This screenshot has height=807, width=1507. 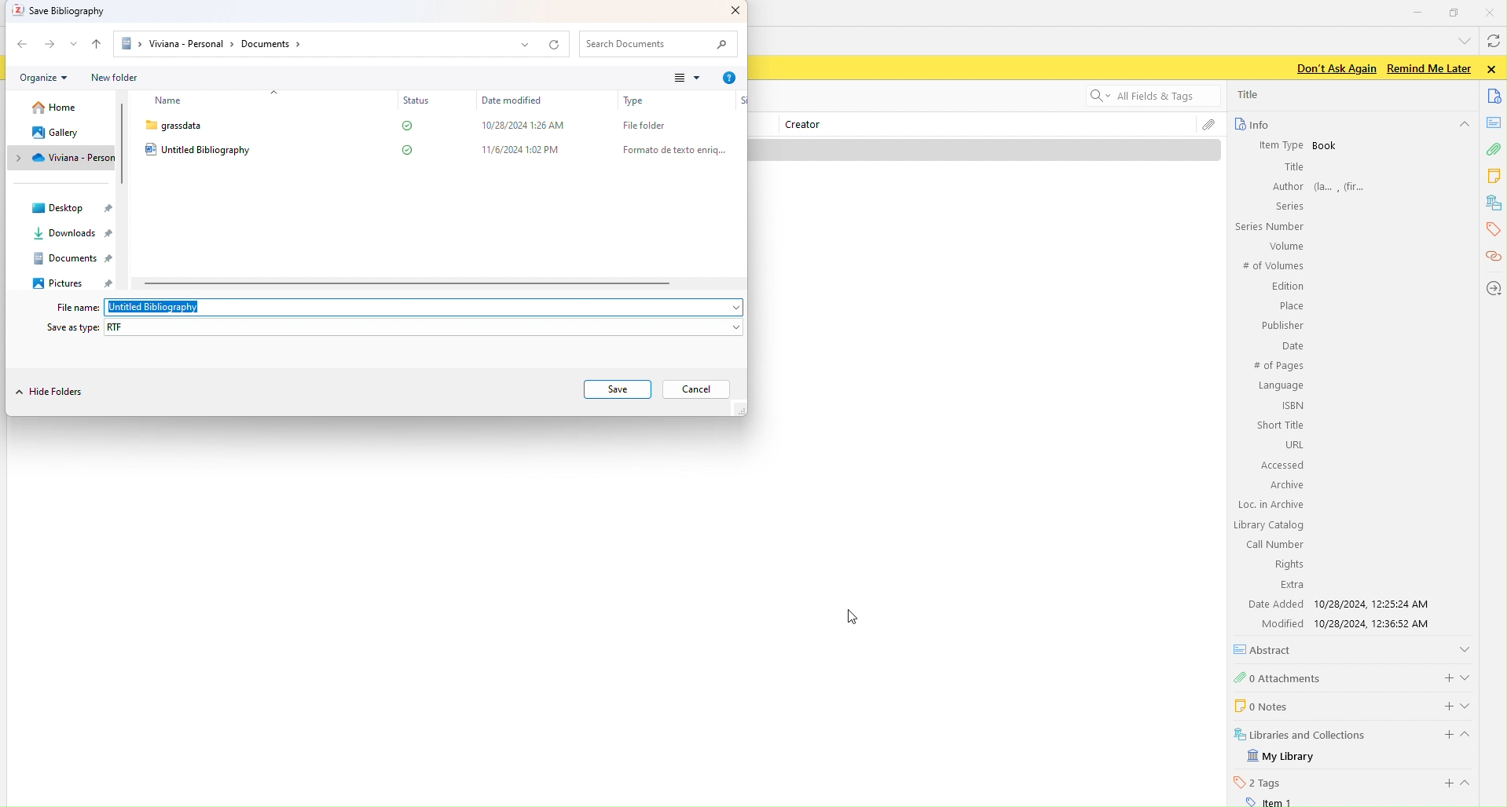 What do you see at coordinates (1463, 126) in the screenshot?
I see `hide` at bounding box center [1463, 126].